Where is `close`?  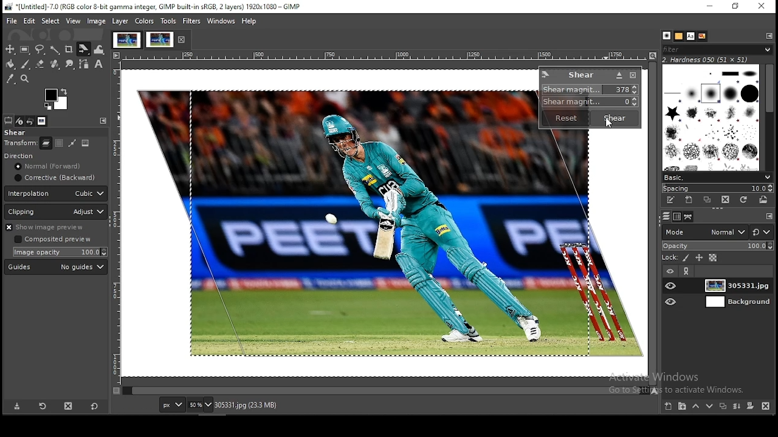
close is located at coordinates (183, 40).